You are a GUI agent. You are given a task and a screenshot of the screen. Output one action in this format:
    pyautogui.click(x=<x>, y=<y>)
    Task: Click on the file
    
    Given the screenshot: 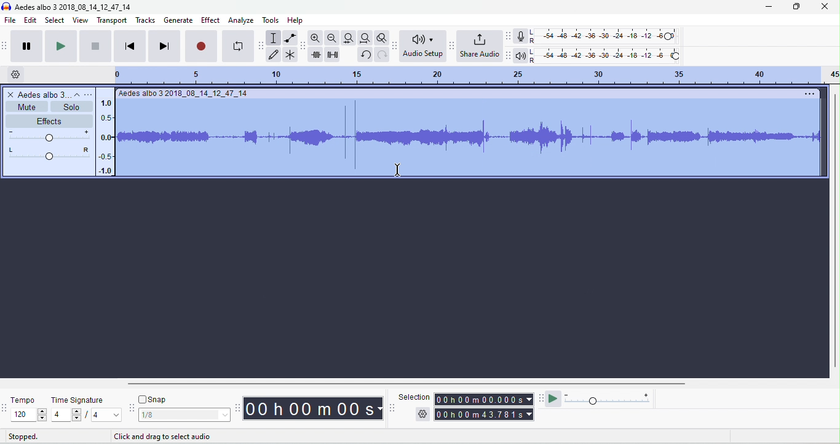 What is the action you would take?
    pyautogui.click(x=10, y=20)
    